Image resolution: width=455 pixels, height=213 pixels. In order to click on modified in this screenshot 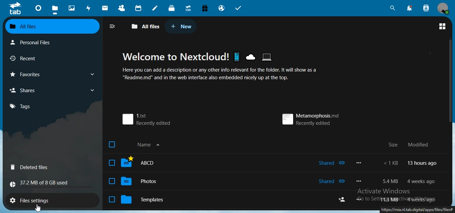, I will do `click(418, 145)`.